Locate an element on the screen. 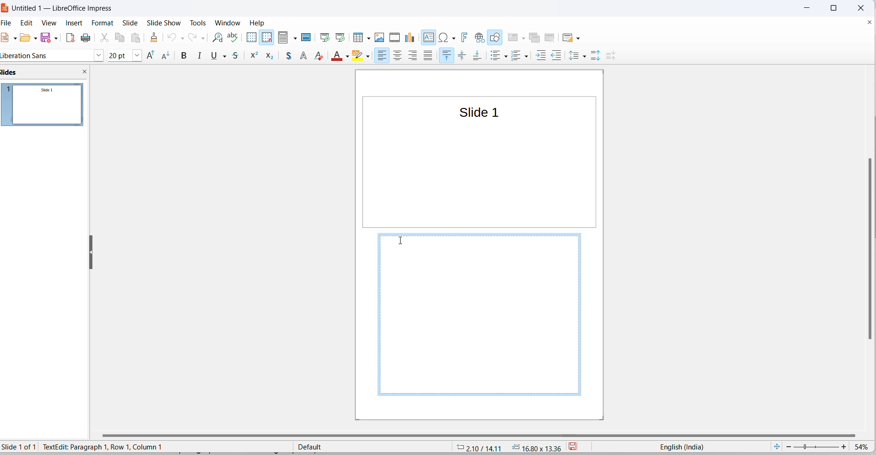  slide canvas is located at coordinates (481, 173).